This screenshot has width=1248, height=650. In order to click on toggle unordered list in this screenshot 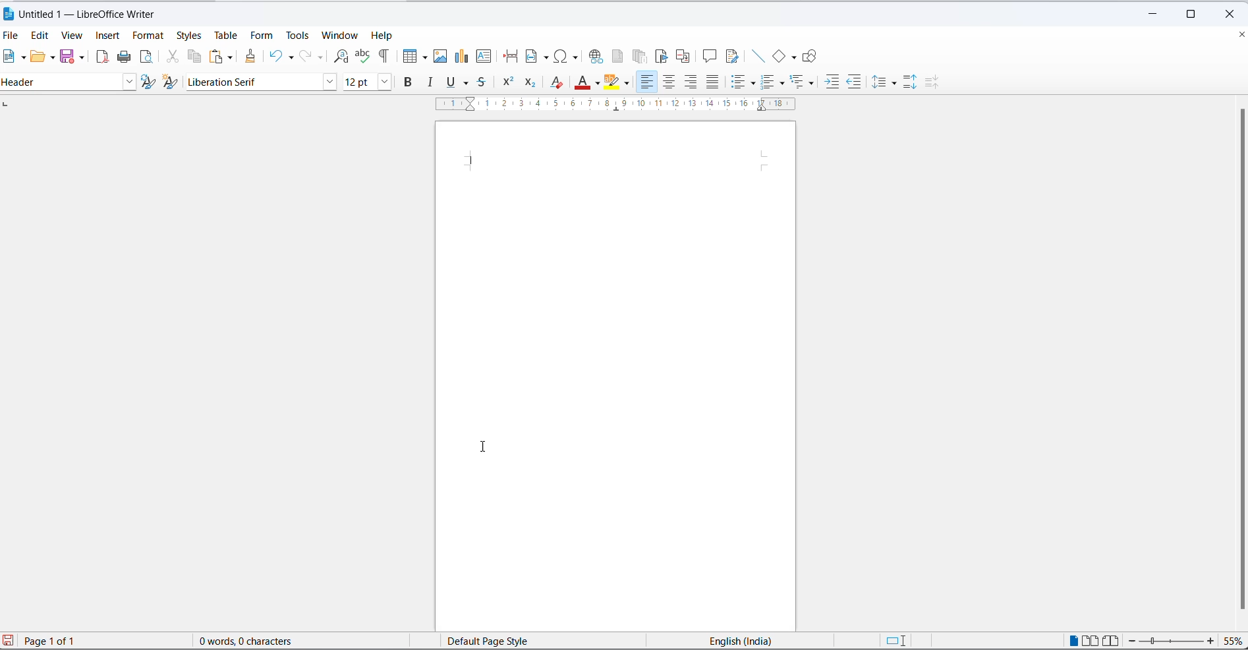, I will do `click(740, 82)`.